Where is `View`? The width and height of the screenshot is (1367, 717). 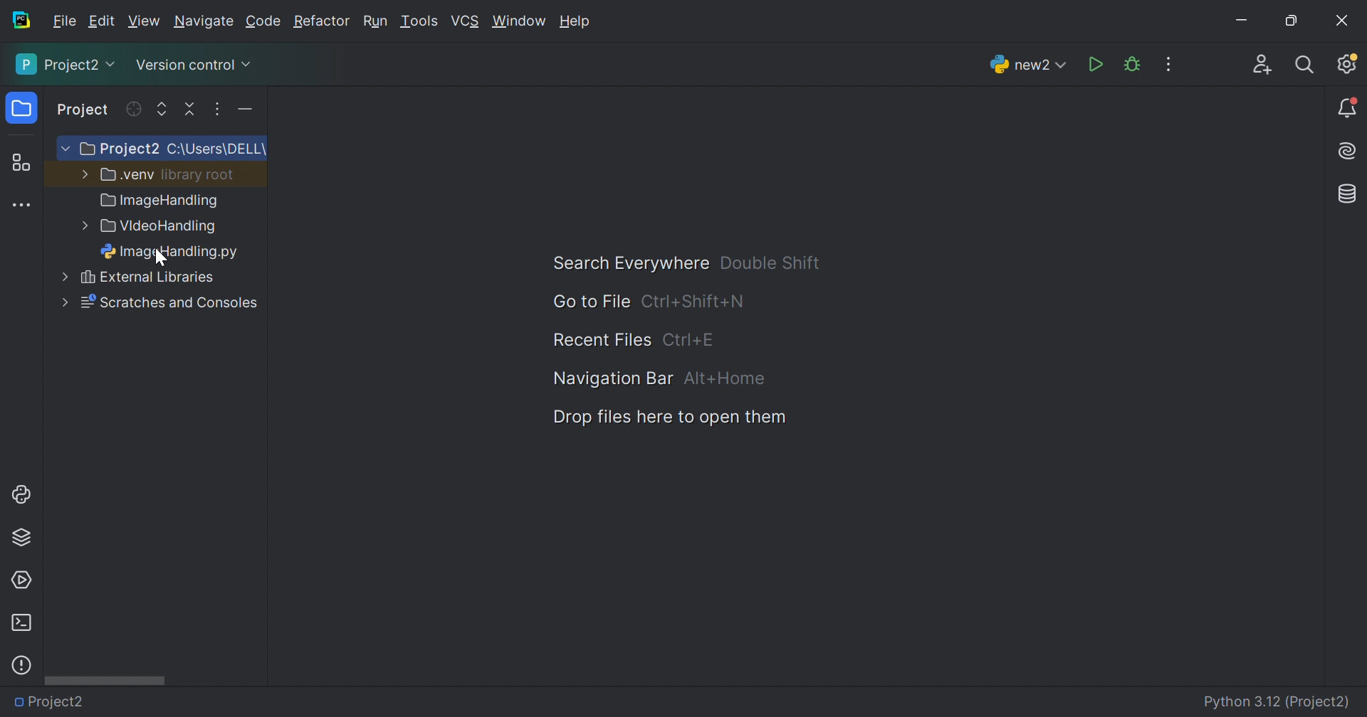 View is located at coordinates (146, 21).